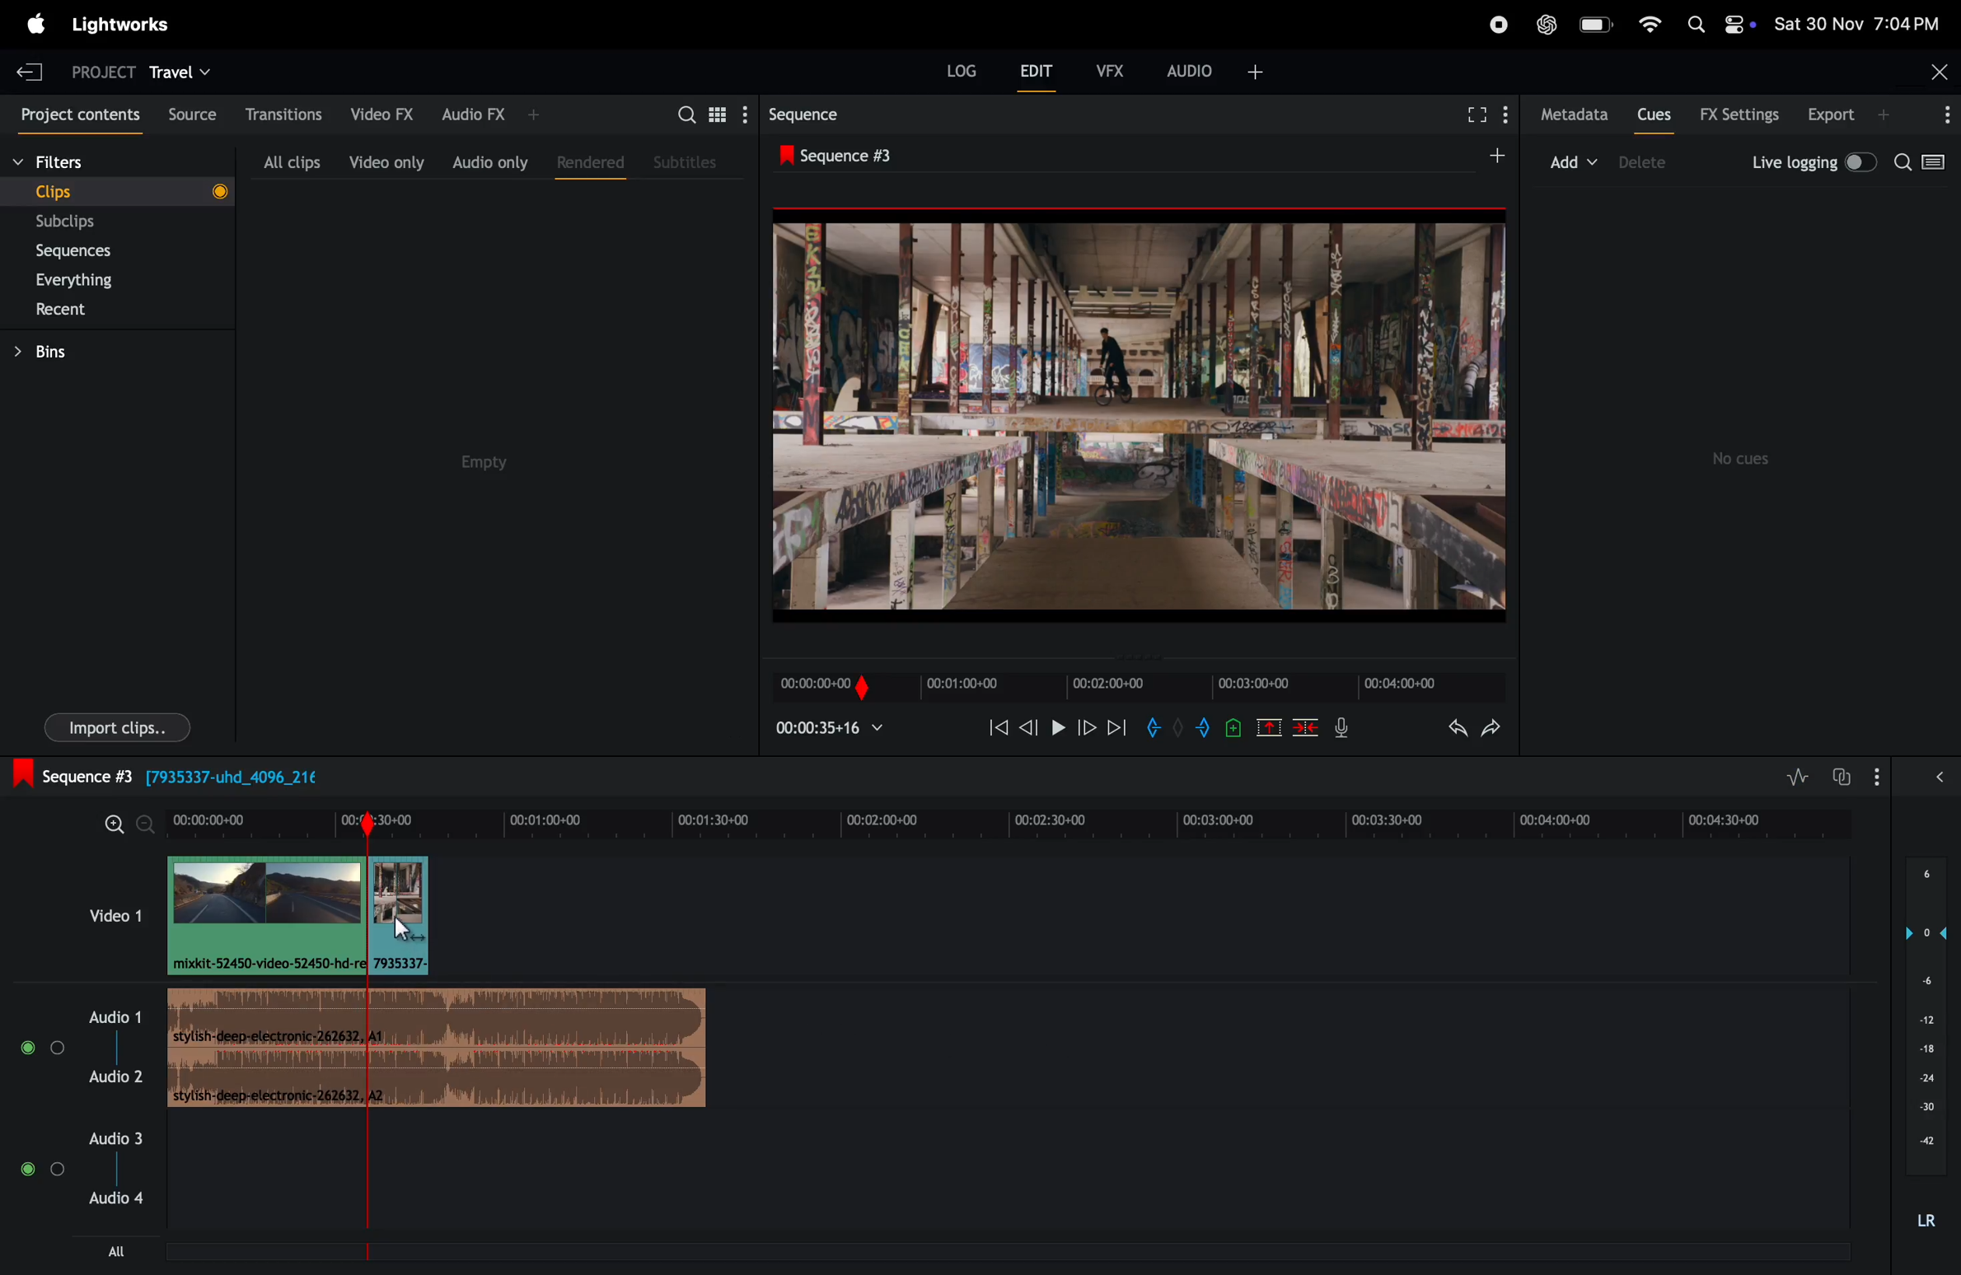  What do you see at coordinates (1920, 932) in the screenshot?
I see `0 (layers)` at bounding box center [1920, 932].